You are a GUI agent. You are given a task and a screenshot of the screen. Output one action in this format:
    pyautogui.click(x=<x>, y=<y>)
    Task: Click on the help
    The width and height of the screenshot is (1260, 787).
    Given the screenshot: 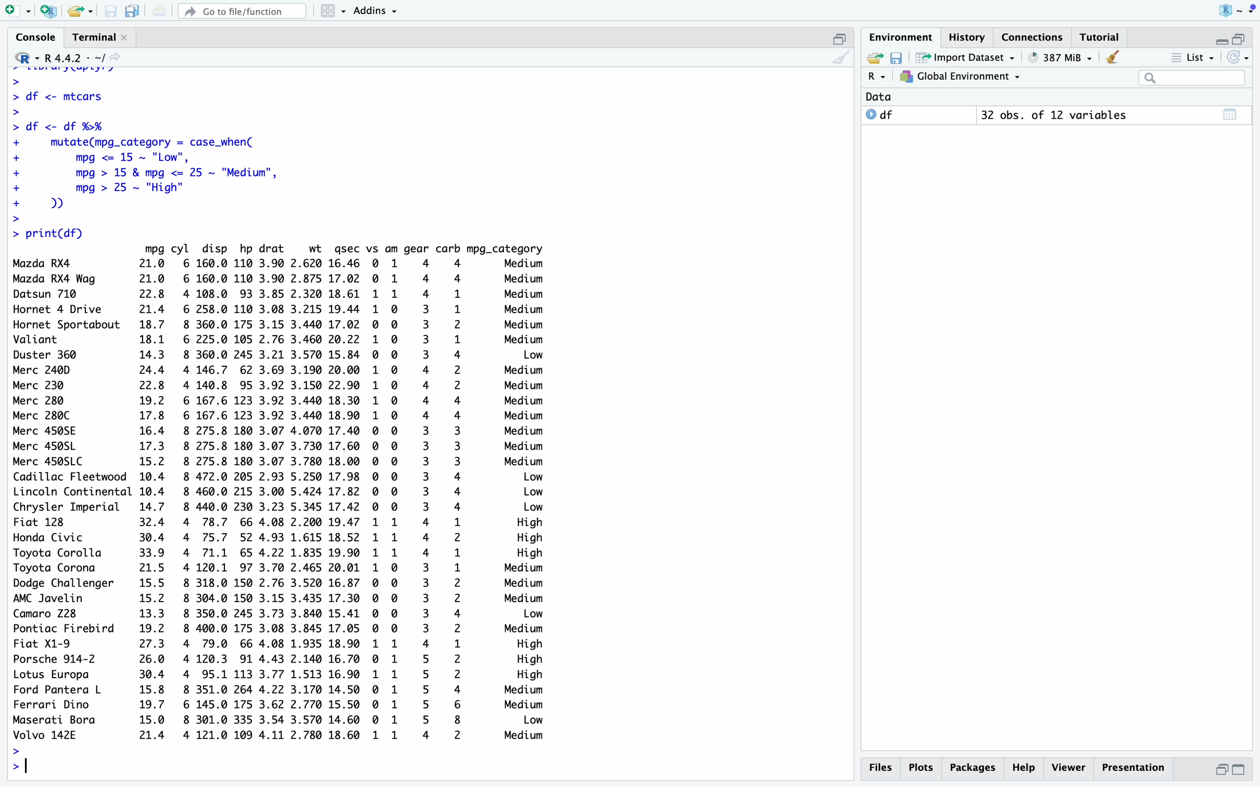 What is the action you would take?
    pyautogui.click(x=1024, y=769)
    